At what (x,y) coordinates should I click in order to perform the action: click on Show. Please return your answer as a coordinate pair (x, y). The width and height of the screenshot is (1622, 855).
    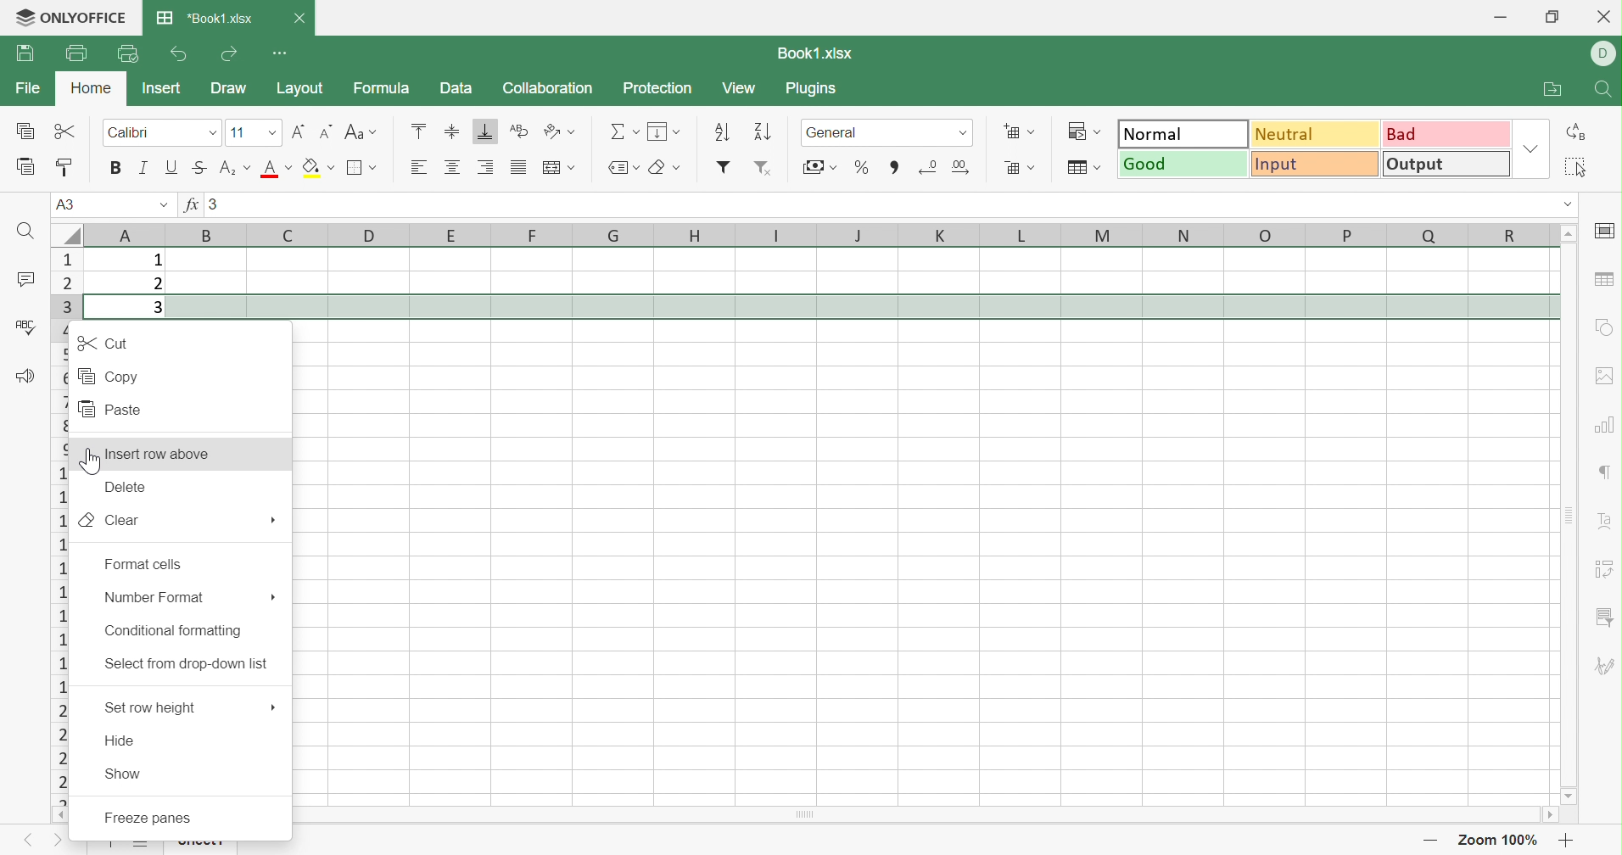
    Looking at the image, I should click on (124, 771).